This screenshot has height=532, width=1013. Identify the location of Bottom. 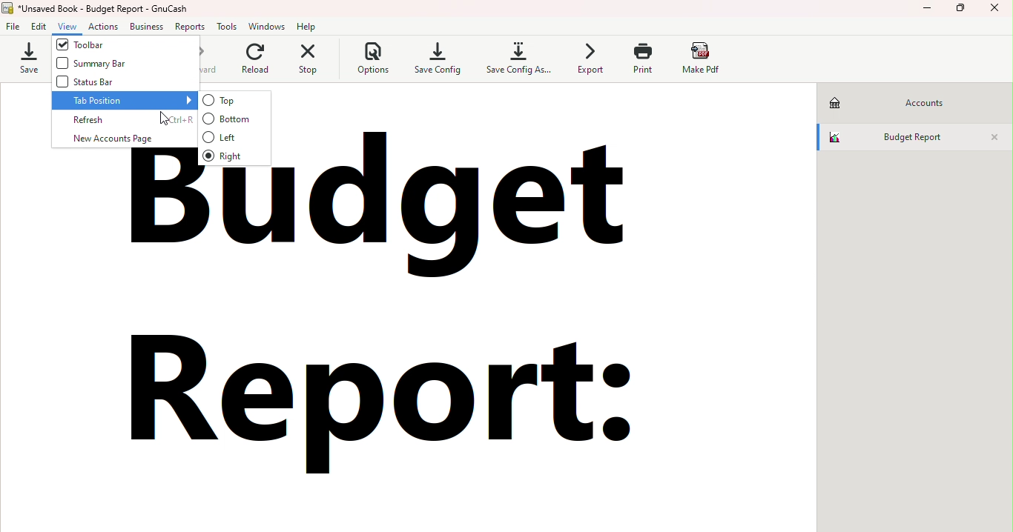
(237, 119).